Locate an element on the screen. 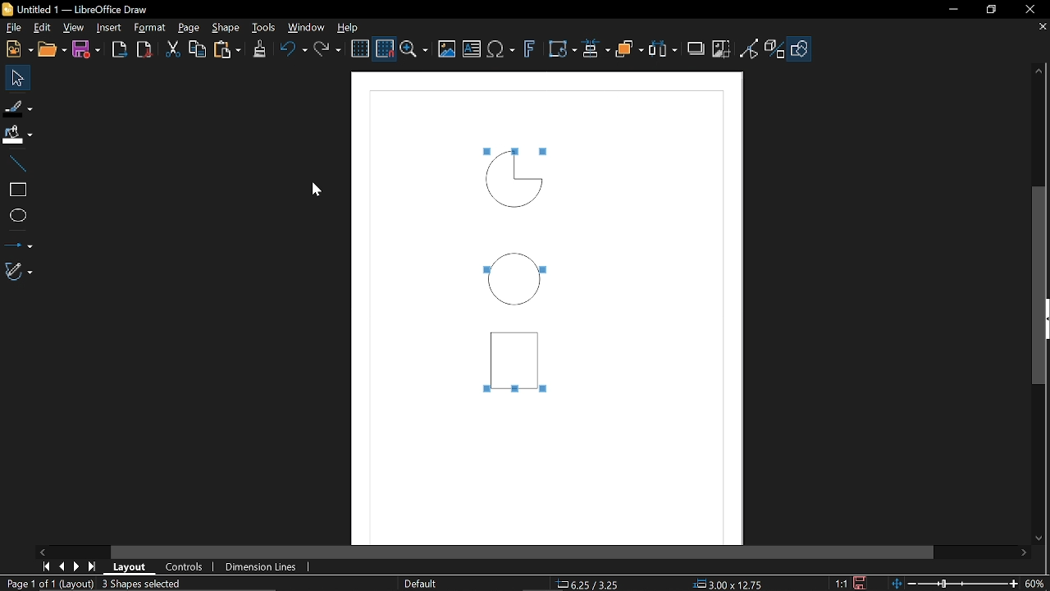  Curves and polygon is located at coordinates (18, 273).